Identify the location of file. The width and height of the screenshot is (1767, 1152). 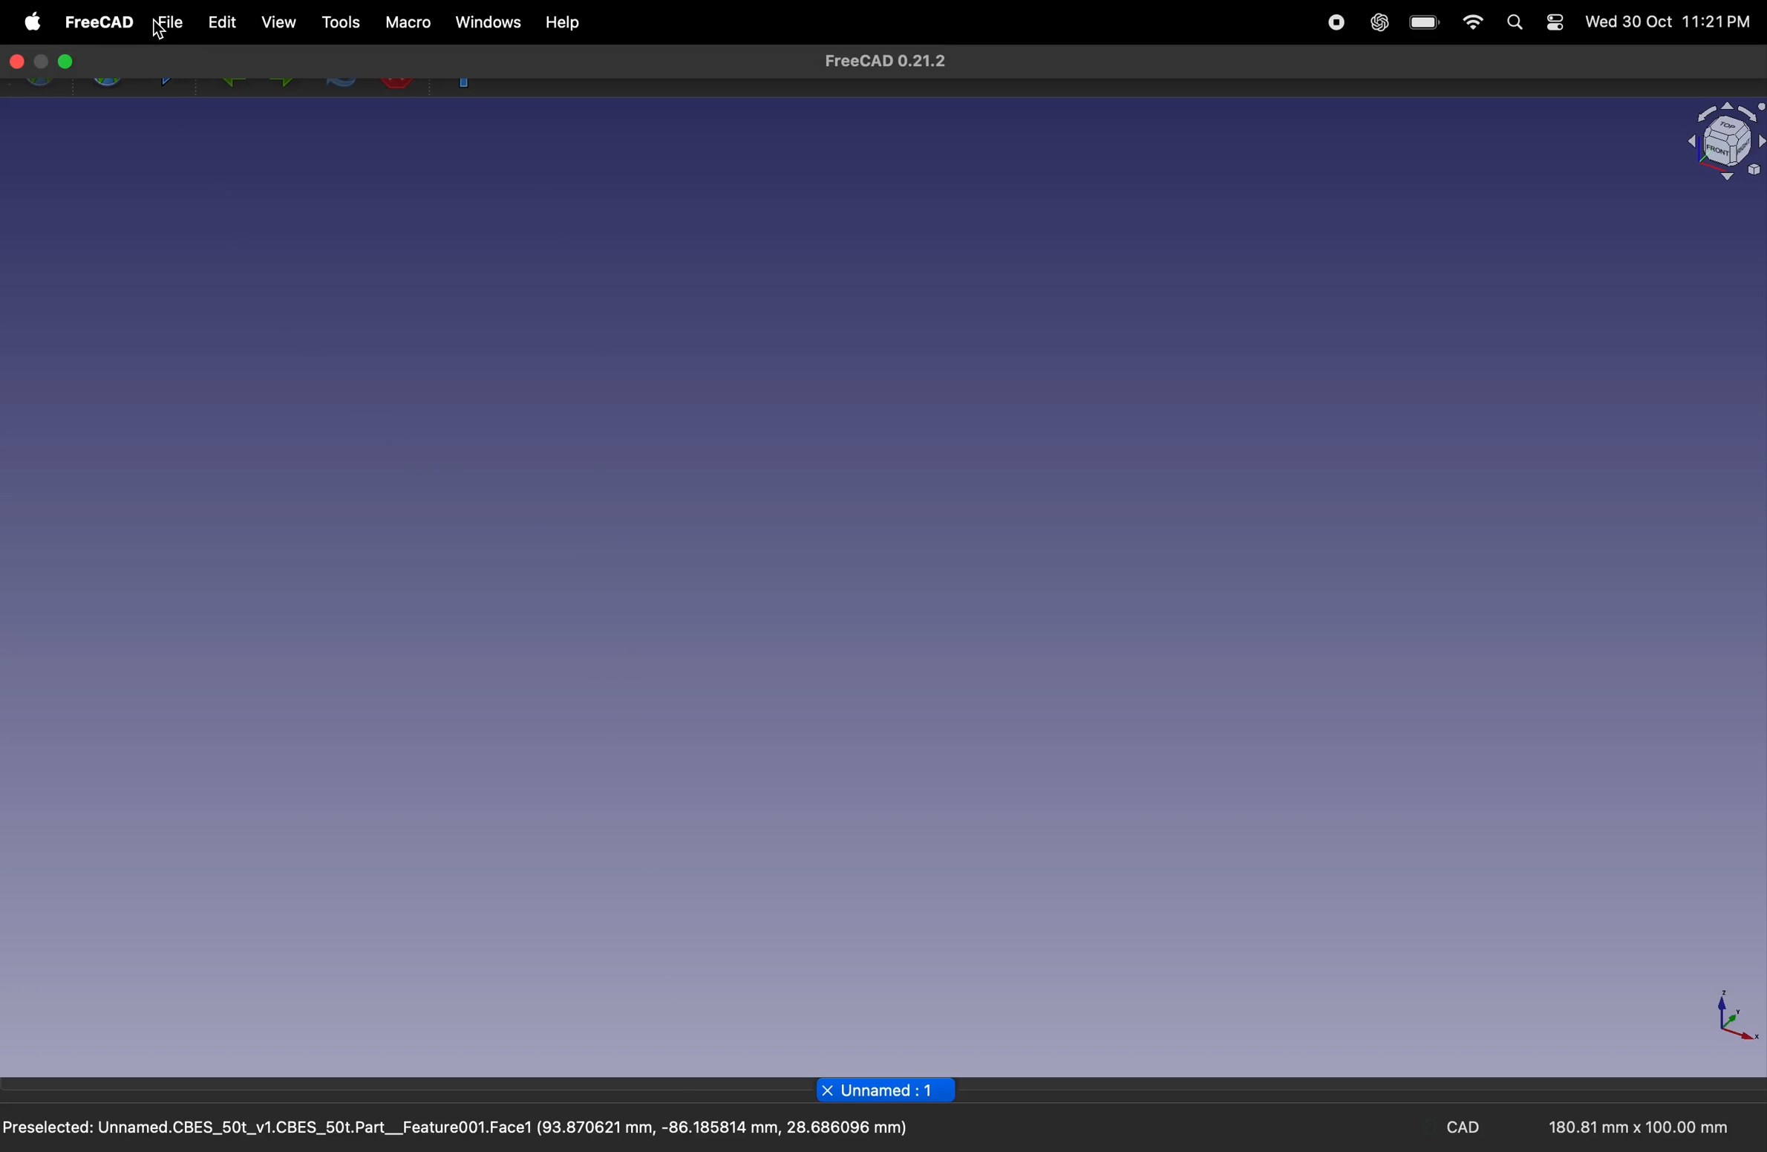
(174, 24).